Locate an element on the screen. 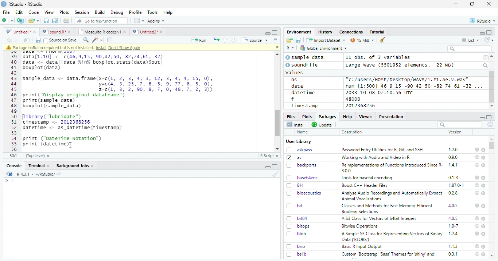 The height and width of the screenshot is (261, 498). BH is located at coordinates (296, 185).